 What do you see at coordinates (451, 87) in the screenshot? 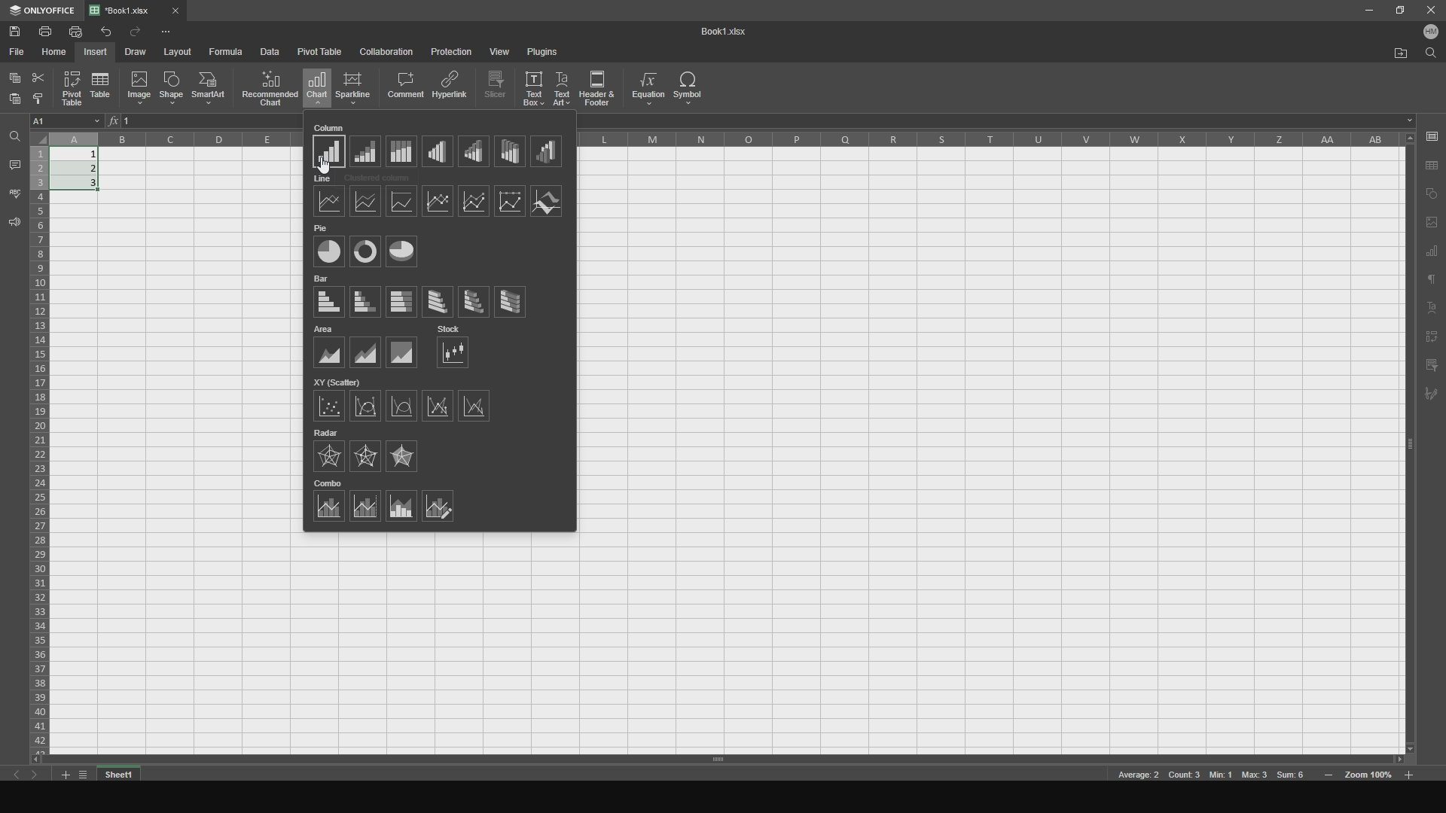
I see `hyperlink` at bounding box center [451, 87].